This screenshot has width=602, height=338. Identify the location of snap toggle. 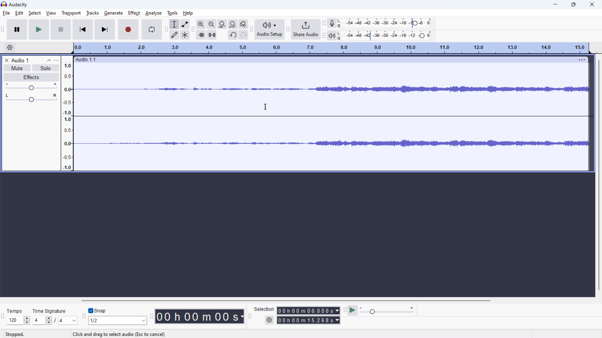
(98, 310).